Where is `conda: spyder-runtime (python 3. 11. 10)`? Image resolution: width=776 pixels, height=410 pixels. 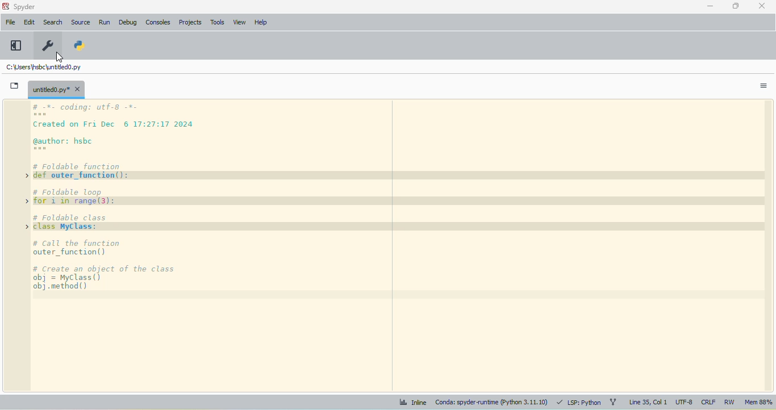
conda: spyder-runtime (python 3. 11. 10) is located at coordinates (491, 403).